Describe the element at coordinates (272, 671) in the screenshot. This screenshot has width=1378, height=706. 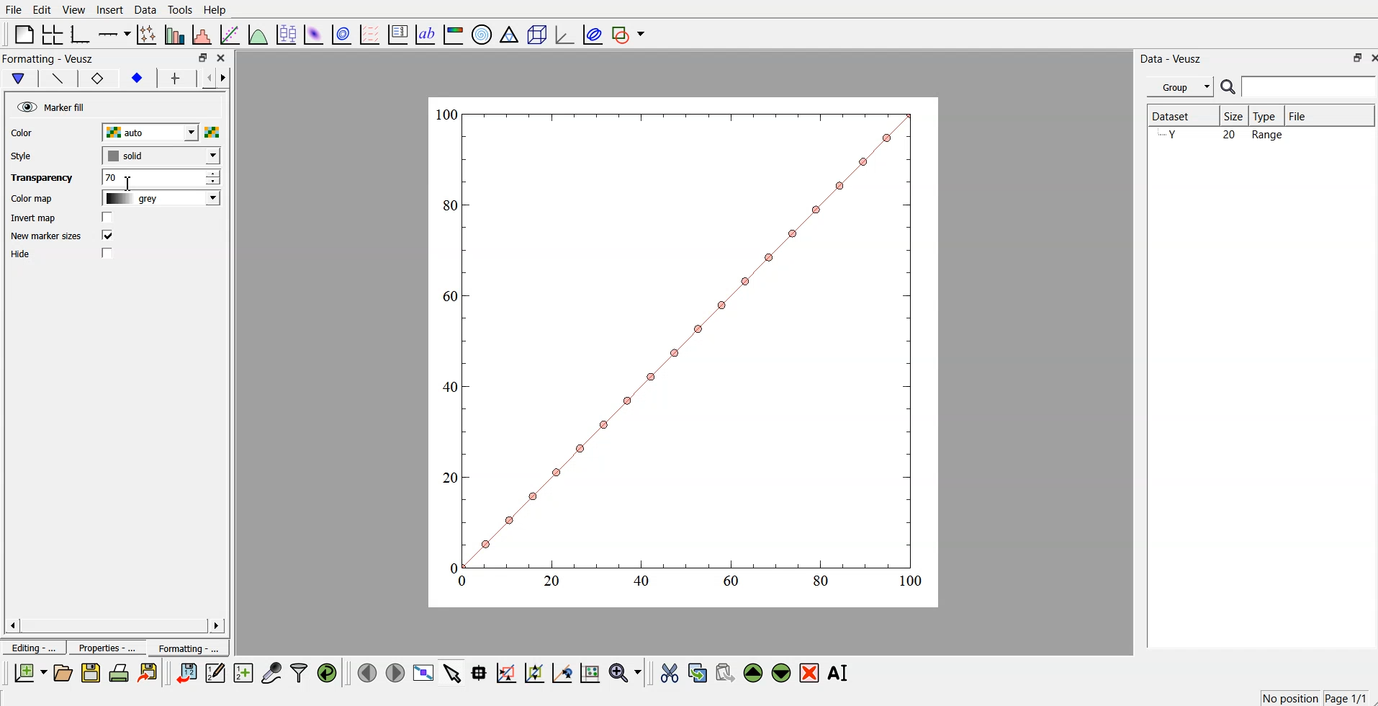
I see `Capture remote data` at that location.